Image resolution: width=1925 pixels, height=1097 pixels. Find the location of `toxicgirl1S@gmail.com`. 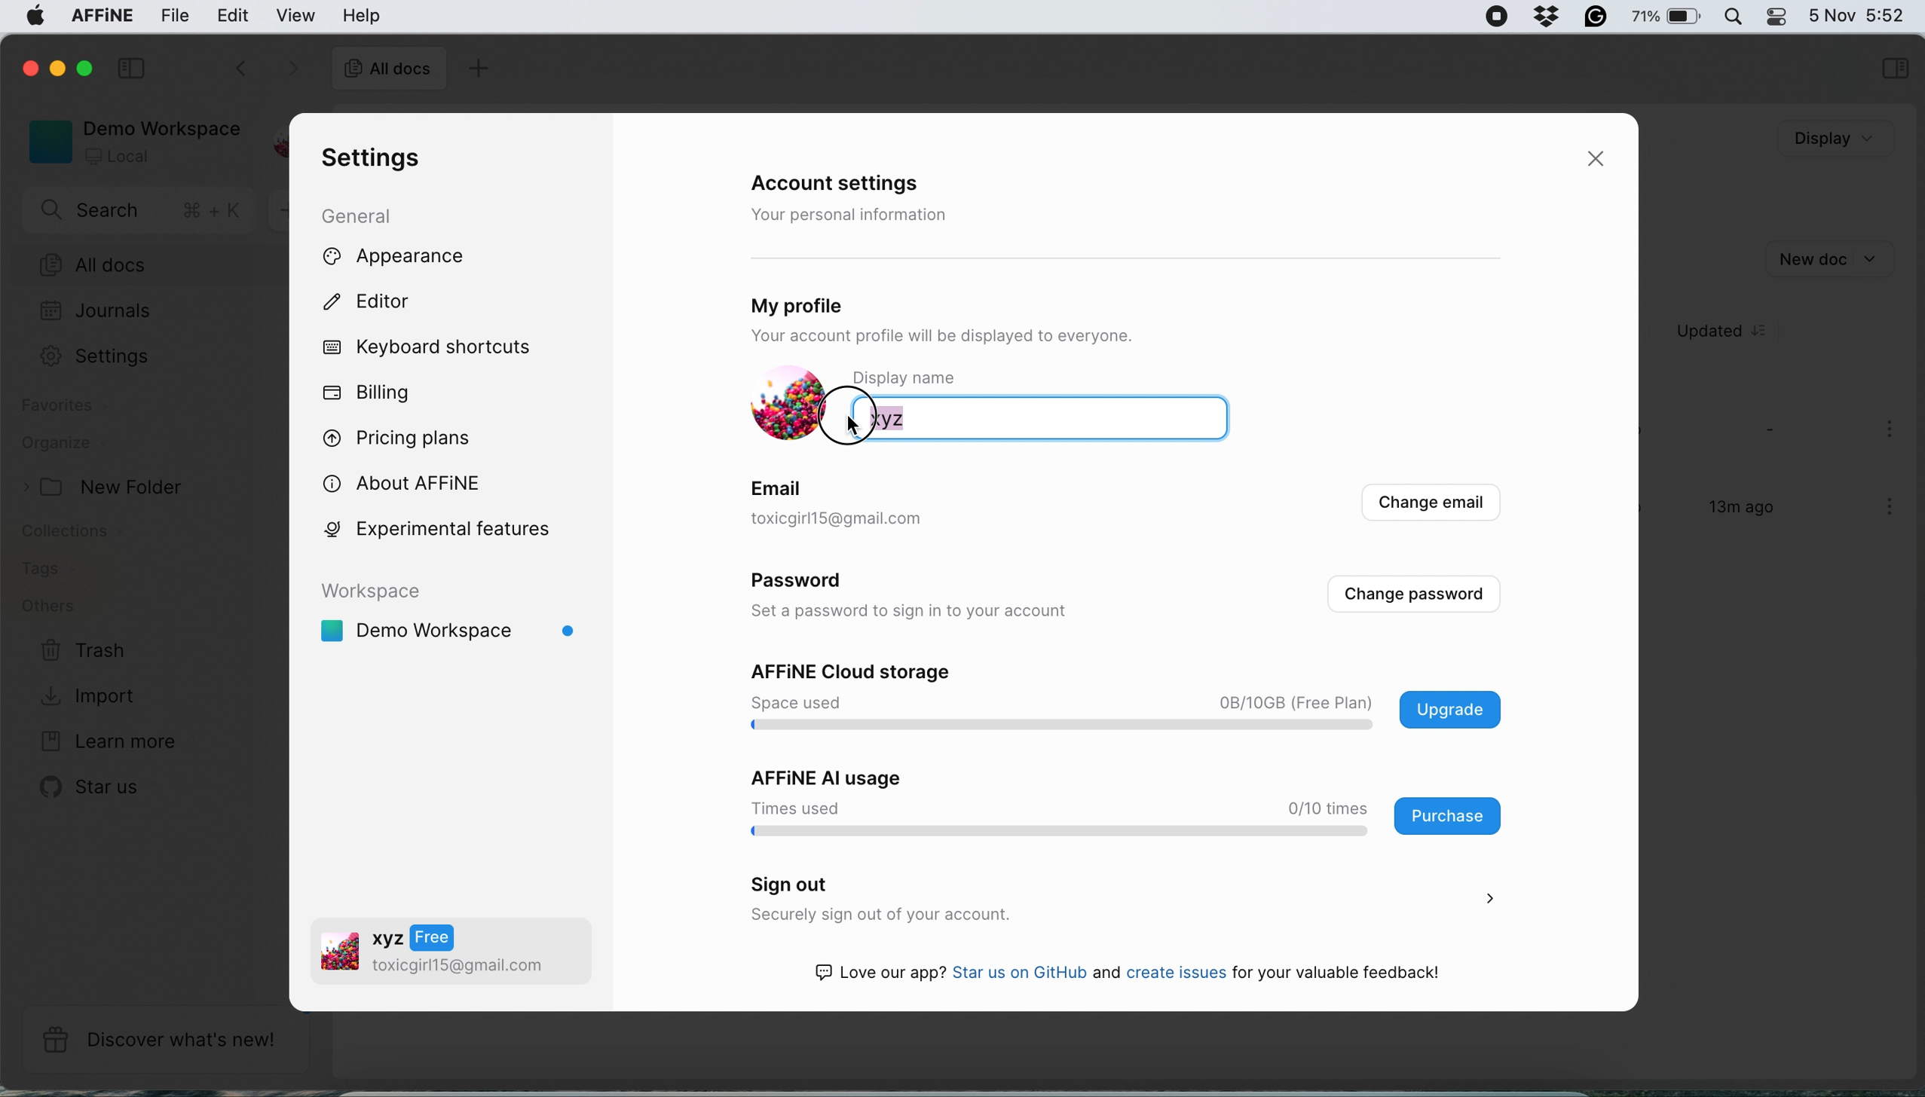

toxicgirl1S@gmail.com is located at coordinates (865, 520).